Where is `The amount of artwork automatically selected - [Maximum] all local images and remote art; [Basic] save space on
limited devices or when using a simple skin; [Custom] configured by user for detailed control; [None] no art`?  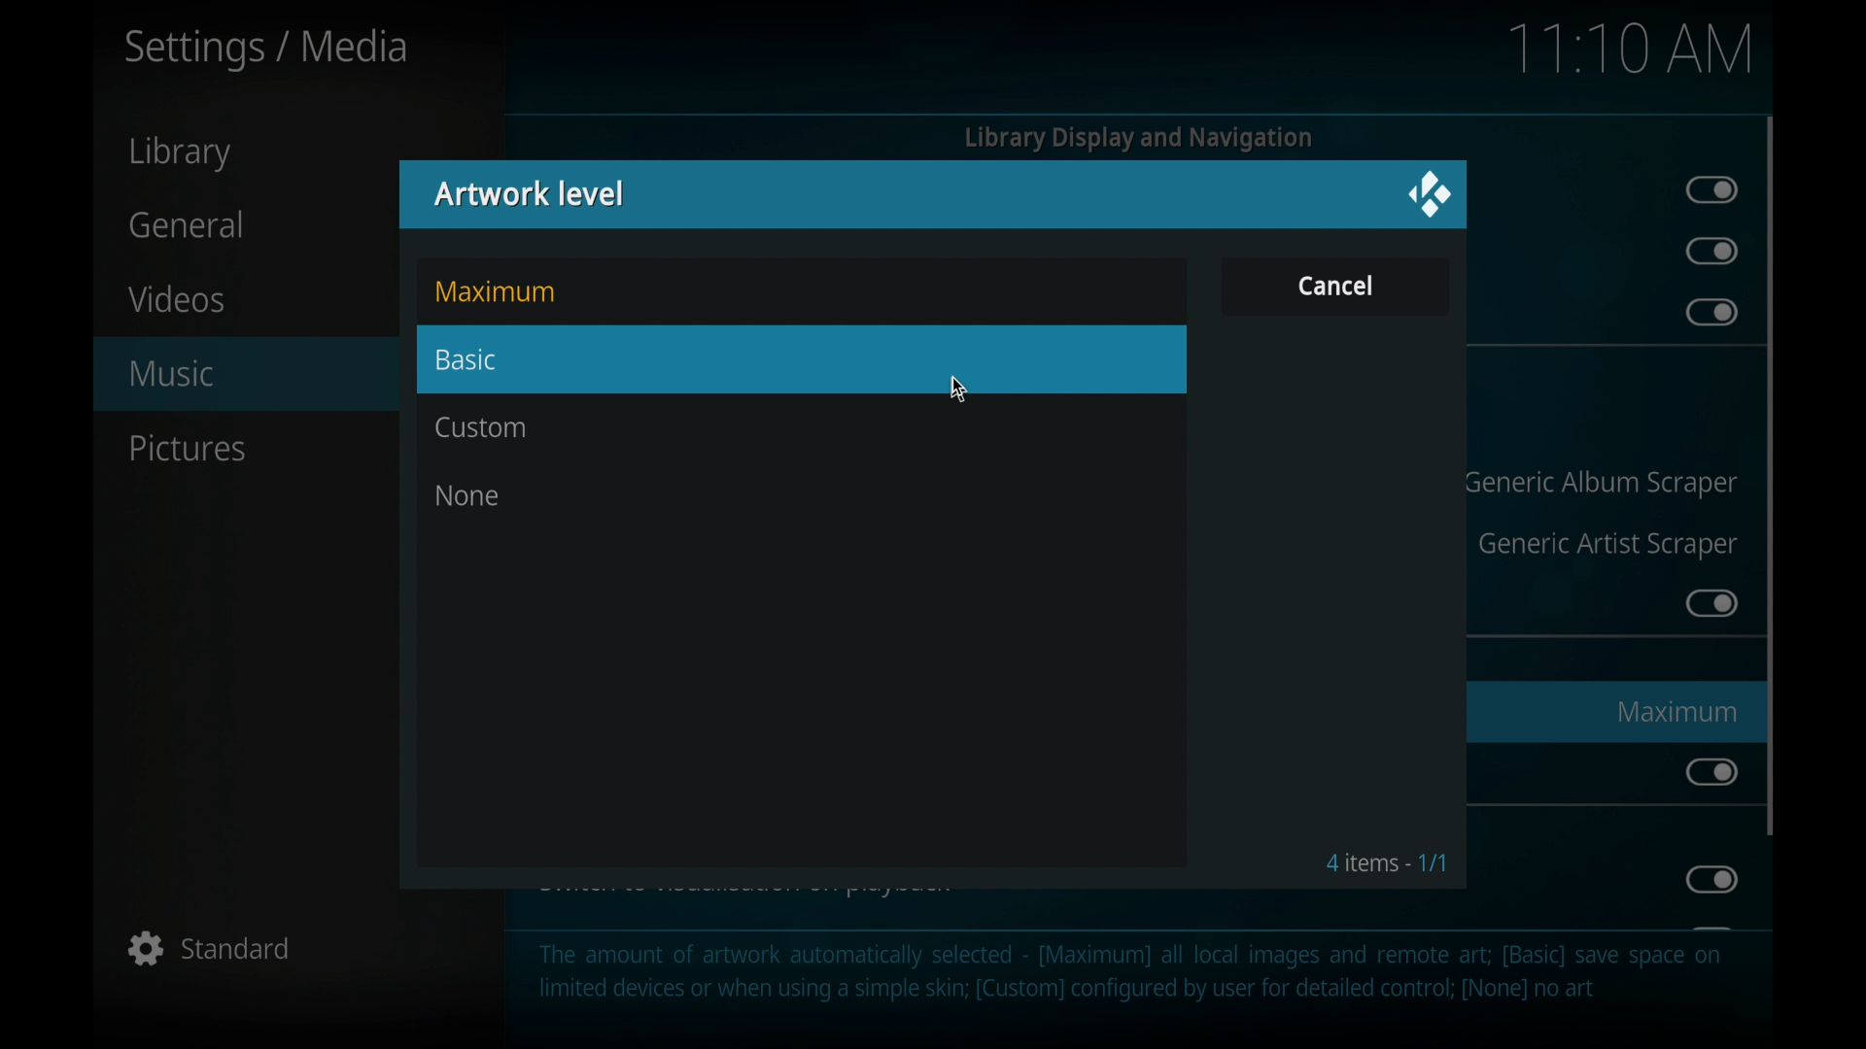 The amount of artwork automatically selected - [Maximum] all local images and remote art; [Basic] save space on
limited devices or when using a simple skin; [Custom] configured by user for detailed control; [None] no art is located at coordinates (1130, 983).